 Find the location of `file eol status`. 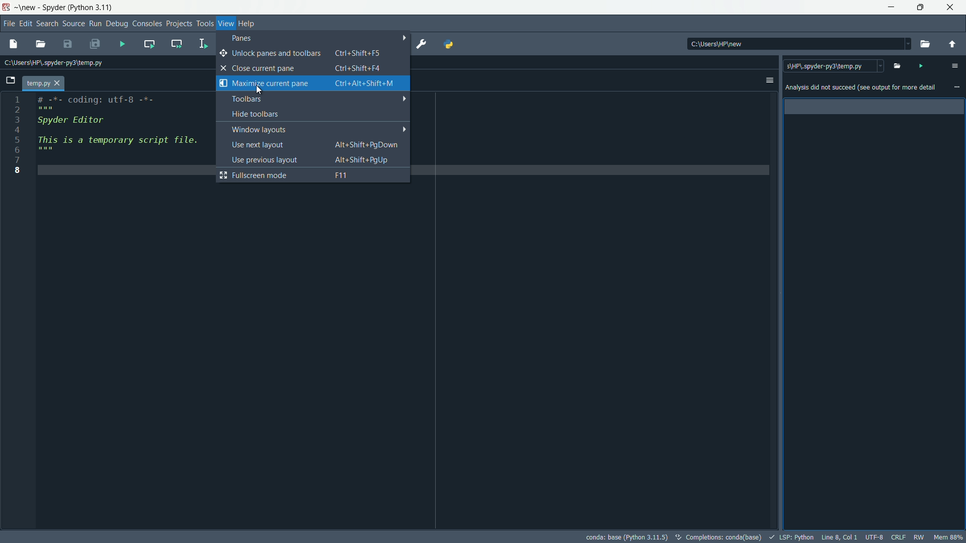

file eol status is located at coordinates (898, 536).